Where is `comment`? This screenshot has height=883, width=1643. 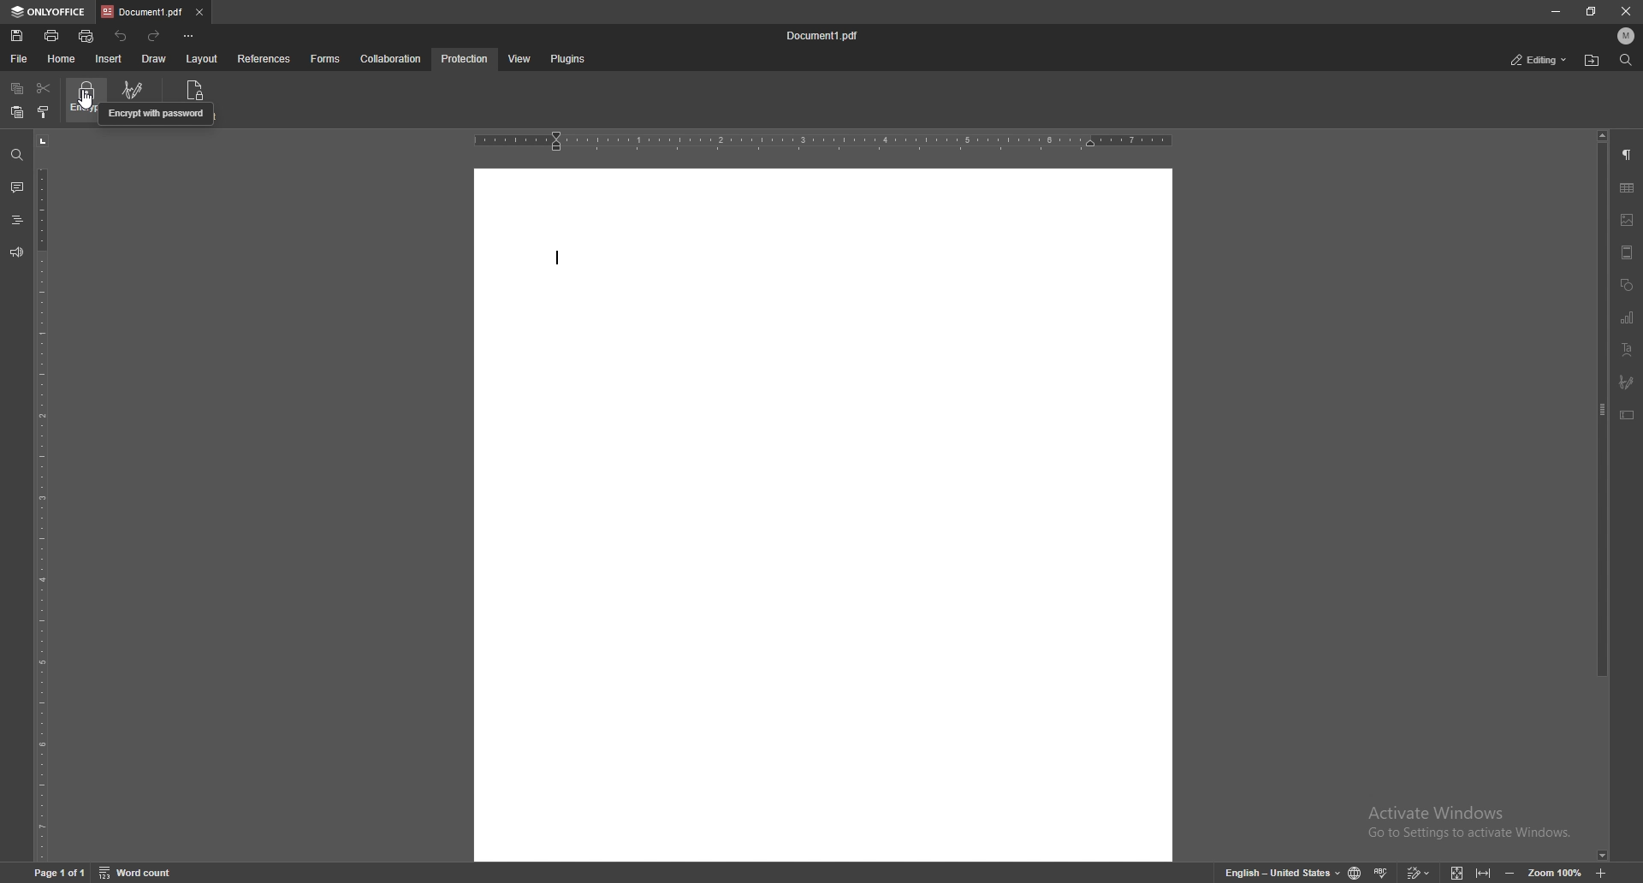 comment is located at coordinates (17, 187).